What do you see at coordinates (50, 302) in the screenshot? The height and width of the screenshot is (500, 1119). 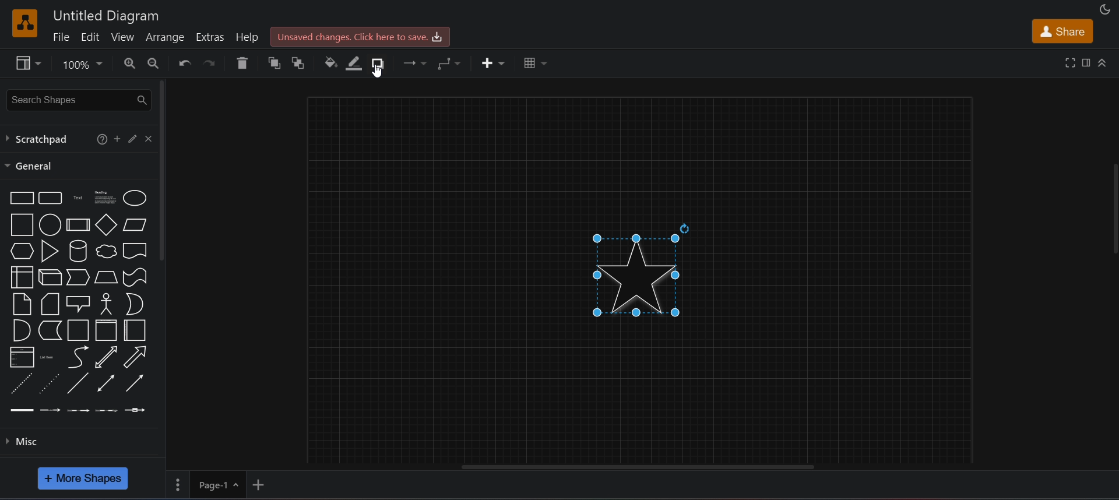 I see `card` at bounding box center [50, 302].